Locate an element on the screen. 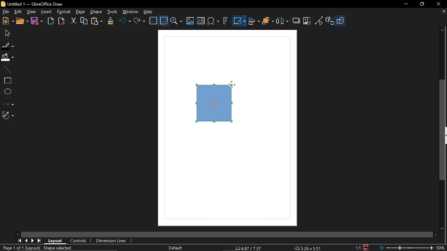  insert fontwork is located at coordinates (225, 21).